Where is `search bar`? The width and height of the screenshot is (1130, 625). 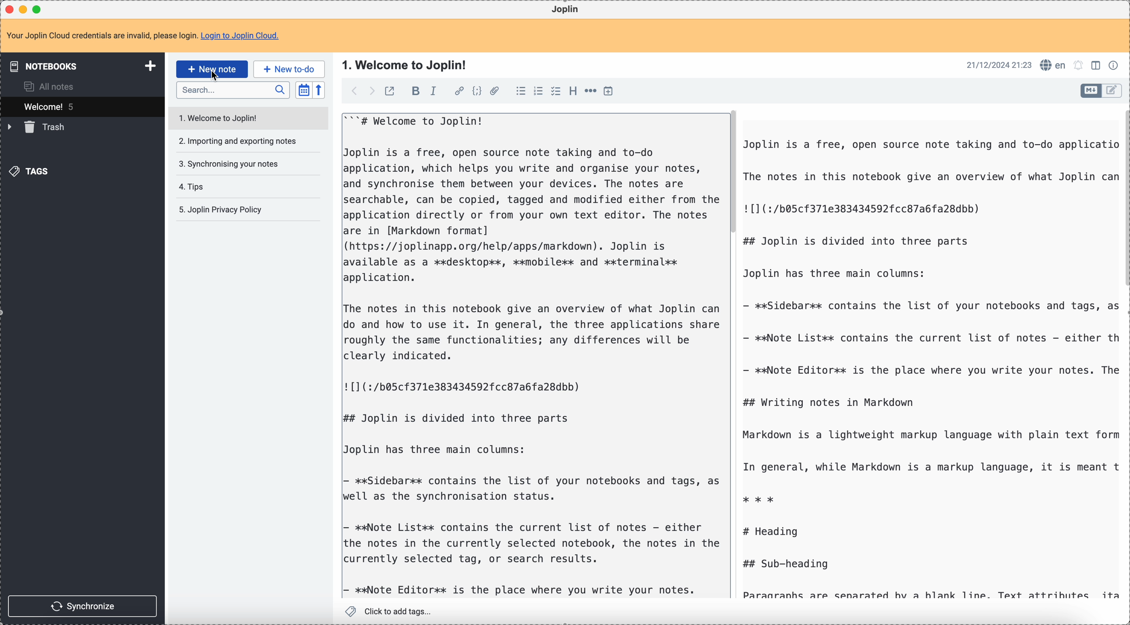
search bar is located at coordinates (233, 90).